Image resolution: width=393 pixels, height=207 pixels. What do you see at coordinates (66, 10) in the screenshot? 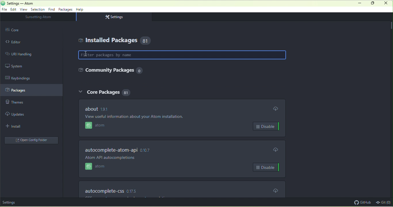
I see `packages` at bounding box center [66, 10].